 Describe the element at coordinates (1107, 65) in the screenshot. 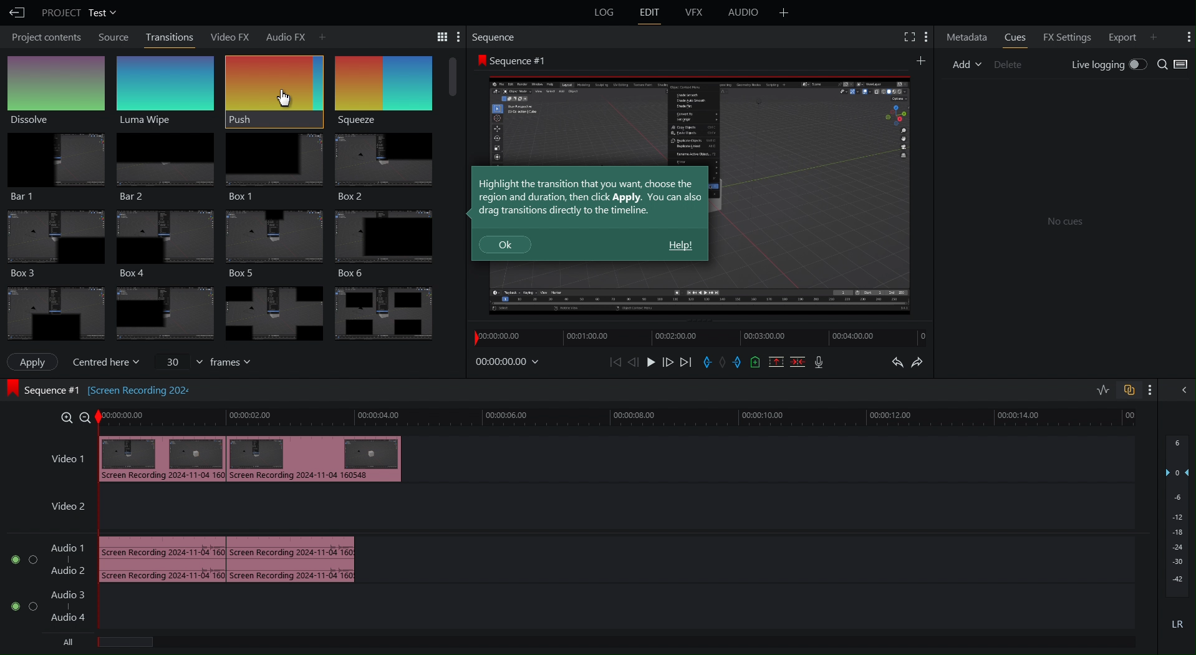

I see `Live Logging` at that location.